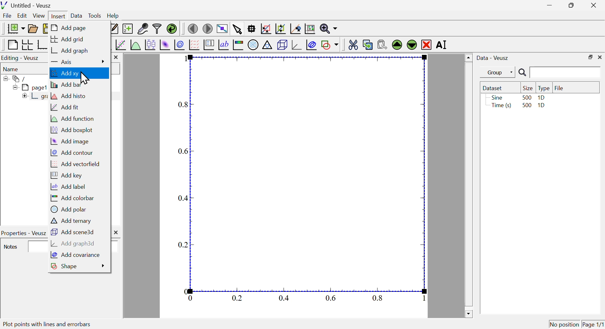  What do you see at coordinates (84, 78) in the screenshot?
I see `cursor` at bounding box center [84, 78].